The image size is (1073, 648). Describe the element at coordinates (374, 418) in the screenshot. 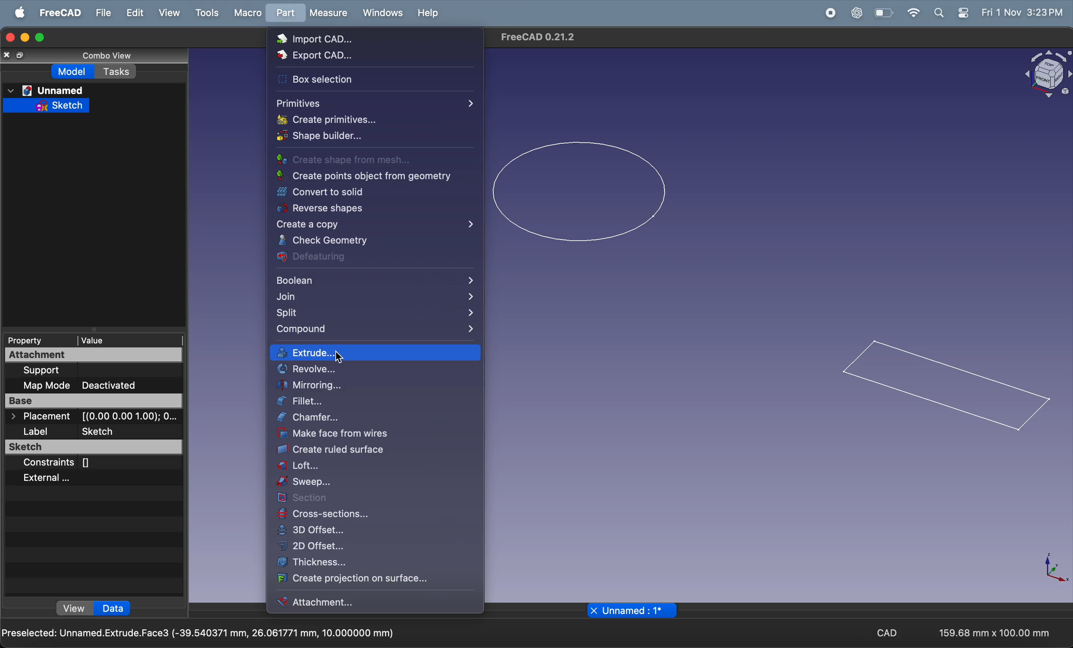

I see `Chamfer...` at that location.